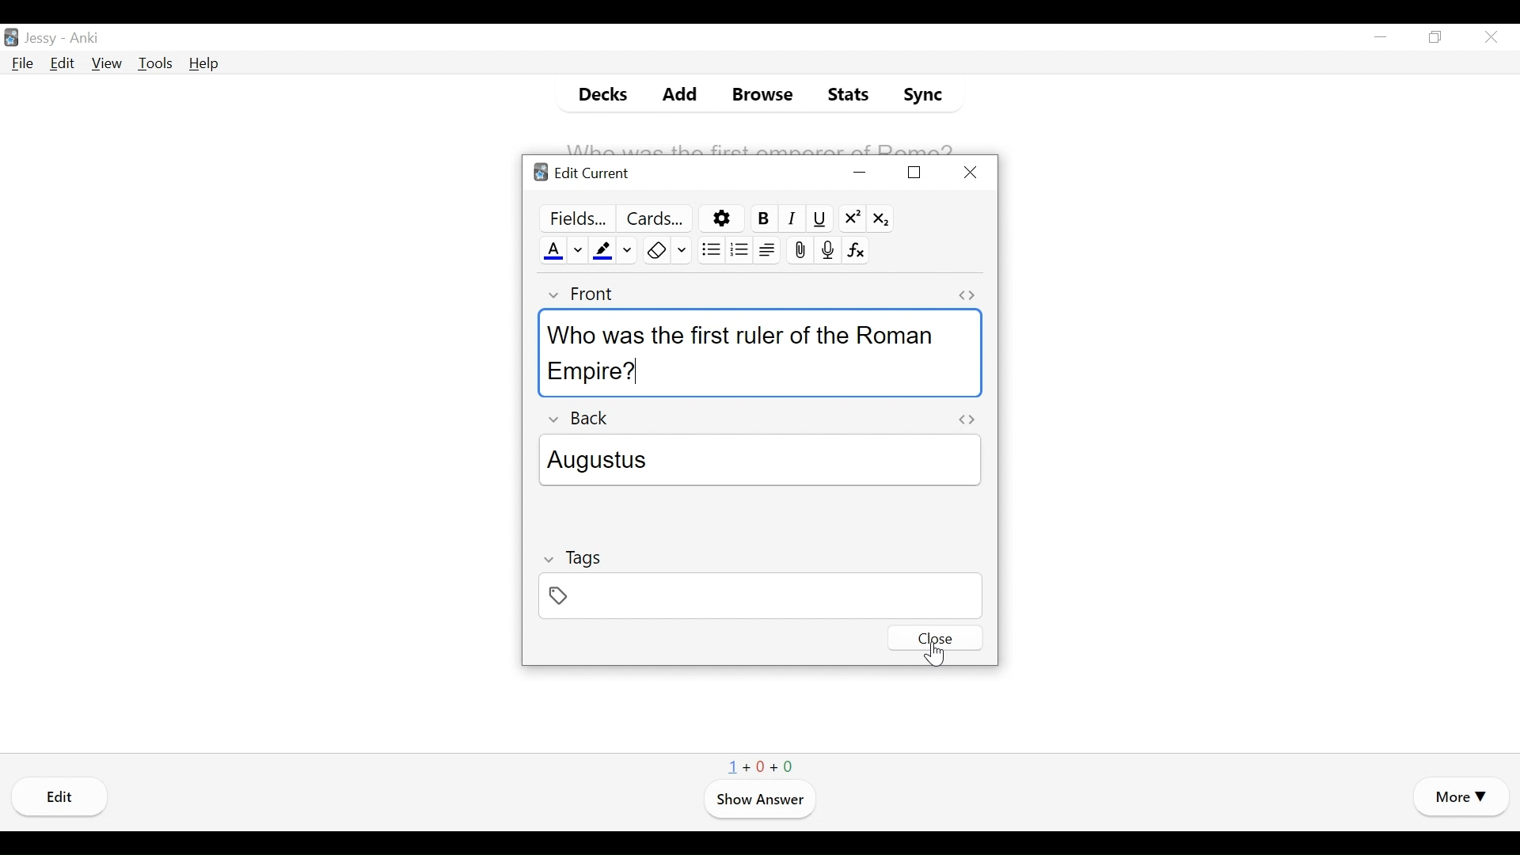 This screenshot has width=1520, height=855. I want to click on Restore, so click(1436, 38).